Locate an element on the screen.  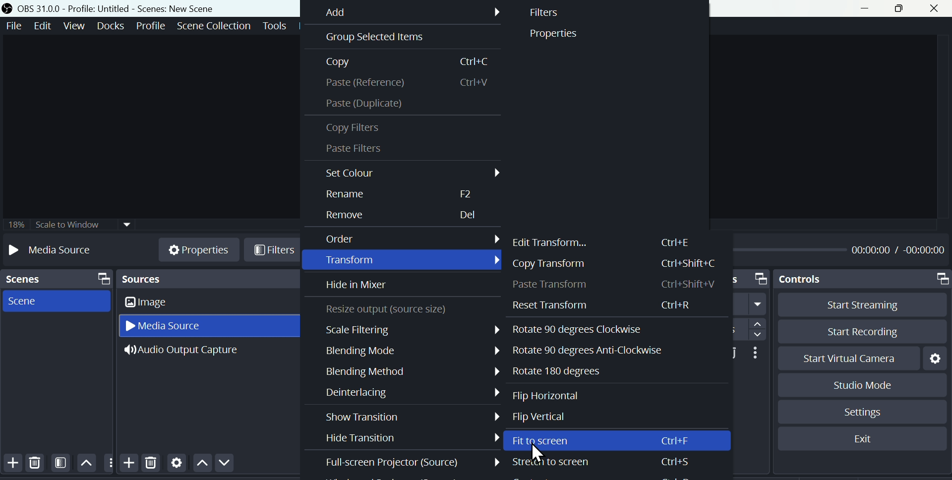
Delete is located at coordinates (38, 465).